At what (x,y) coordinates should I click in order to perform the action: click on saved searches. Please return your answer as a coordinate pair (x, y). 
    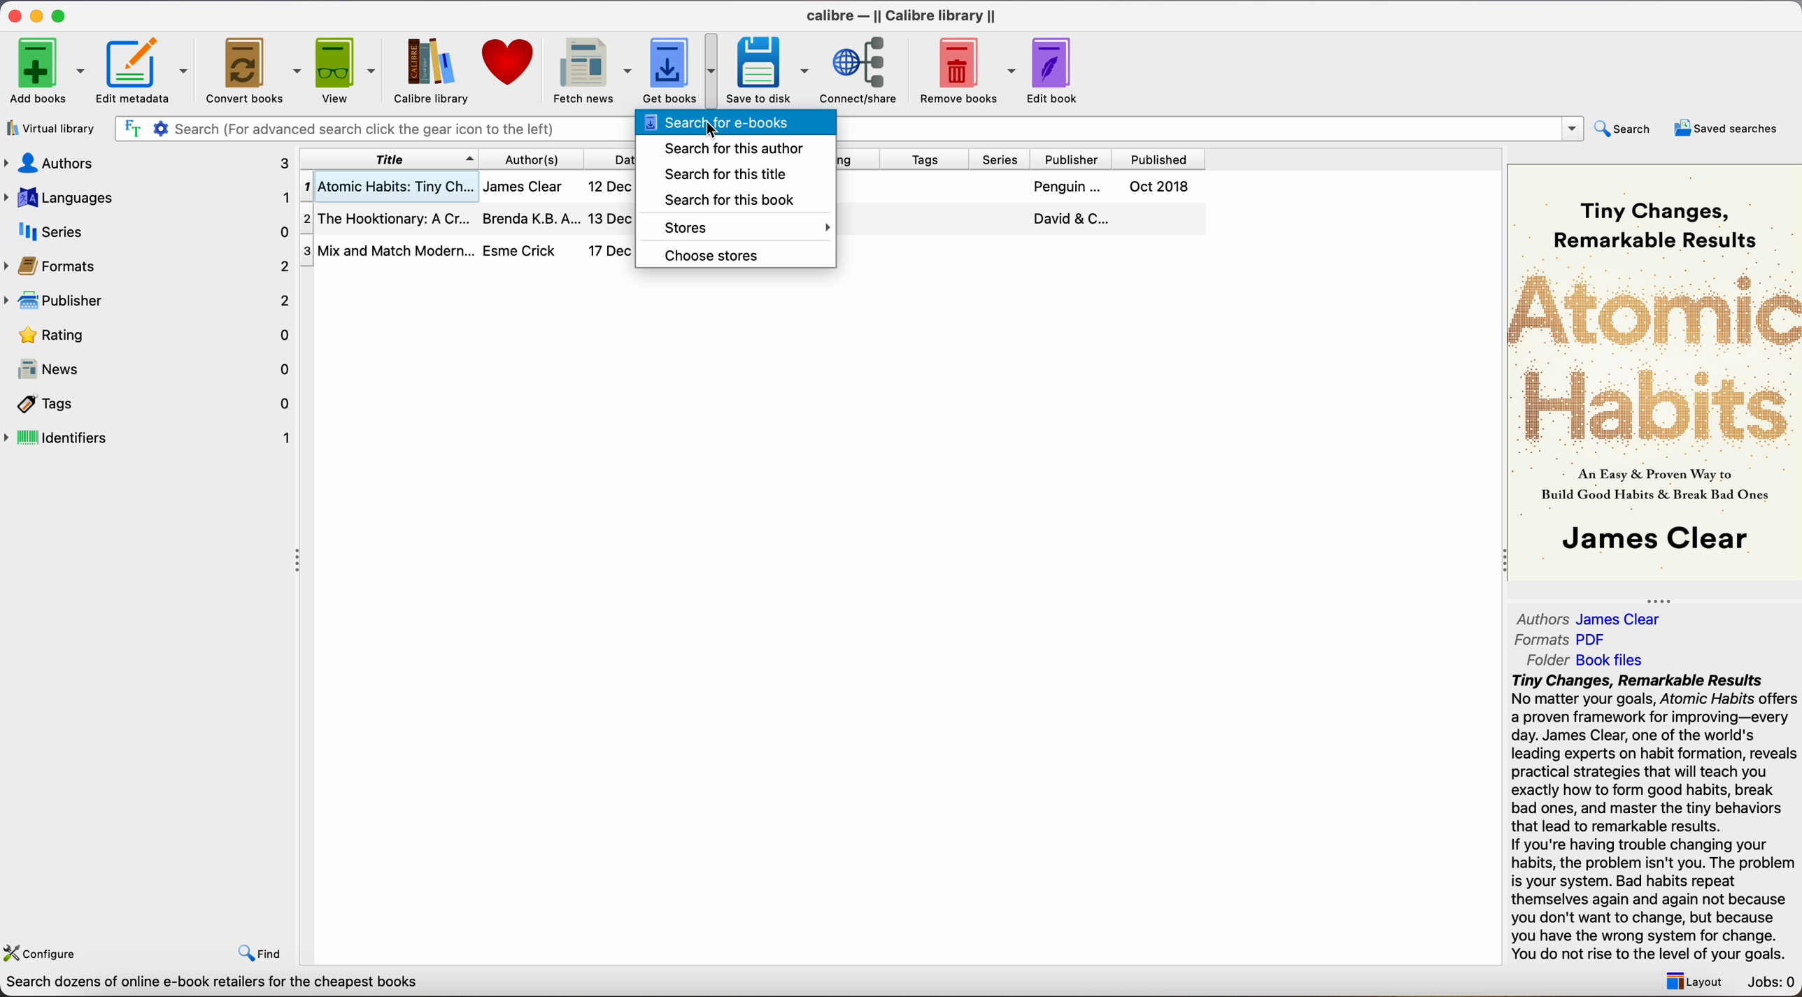
    Looking at the image, I should click on (1726, 128).